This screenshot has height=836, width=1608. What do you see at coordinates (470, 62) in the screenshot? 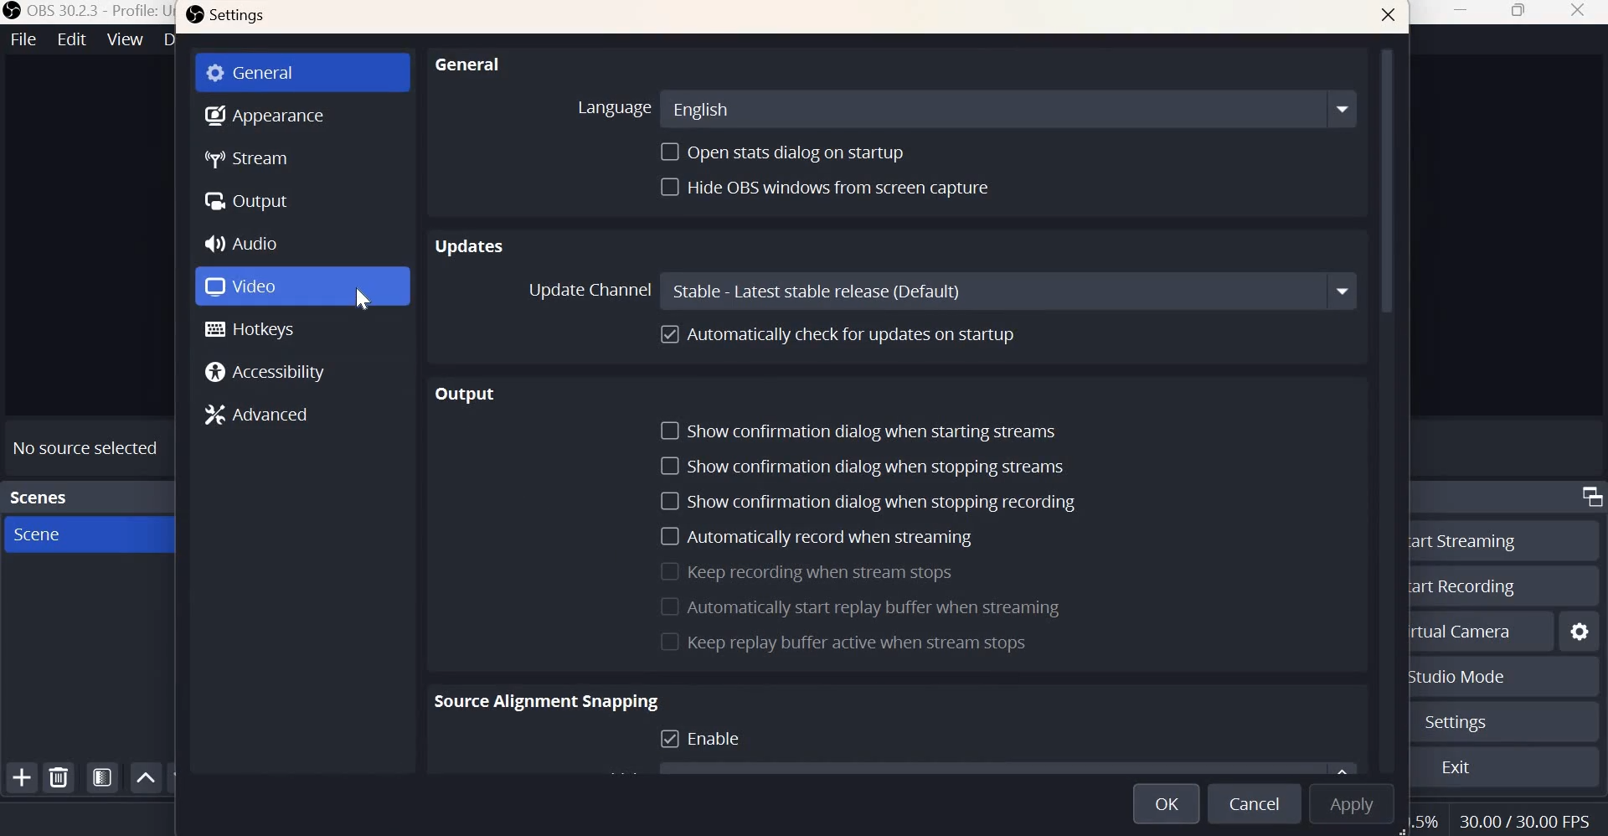
I see `General` at bounding box center [470, 62].